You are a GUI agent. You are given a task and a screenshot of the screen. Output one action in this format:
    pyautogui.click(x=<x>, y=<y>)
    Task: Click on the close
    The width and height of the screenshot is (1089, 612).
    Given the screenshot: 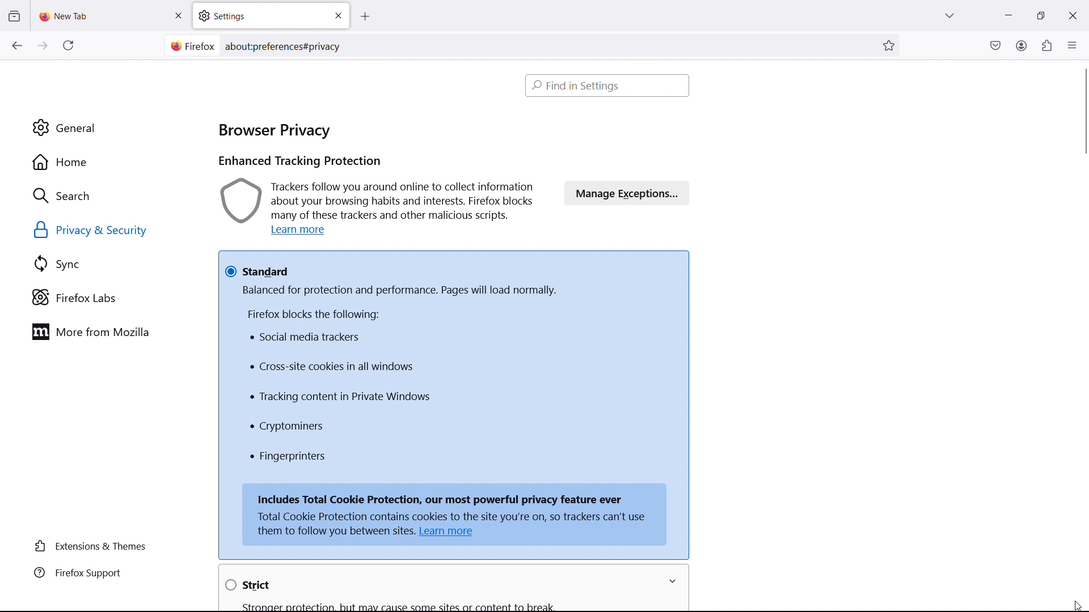 What is the action you would take?
    pyautogui.click(x=1072, y=14)
    